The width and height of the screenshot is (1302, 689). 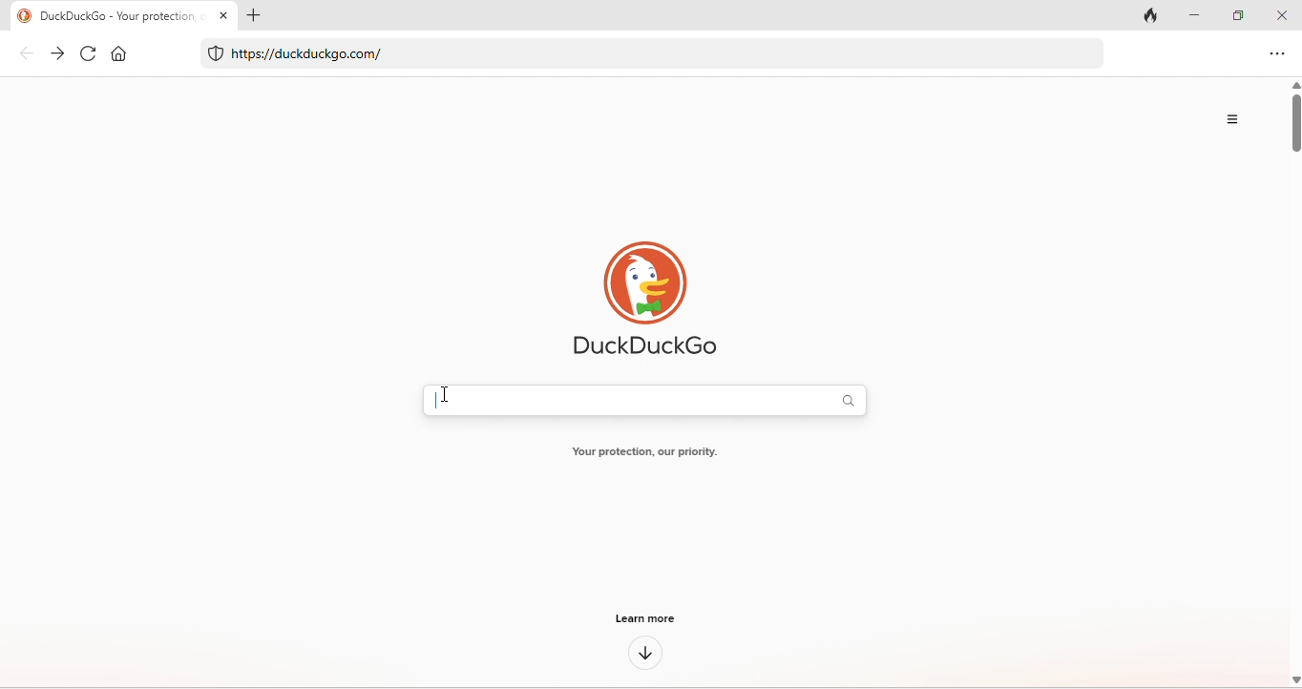 I want to click on option, so click(x=1274, y=55).